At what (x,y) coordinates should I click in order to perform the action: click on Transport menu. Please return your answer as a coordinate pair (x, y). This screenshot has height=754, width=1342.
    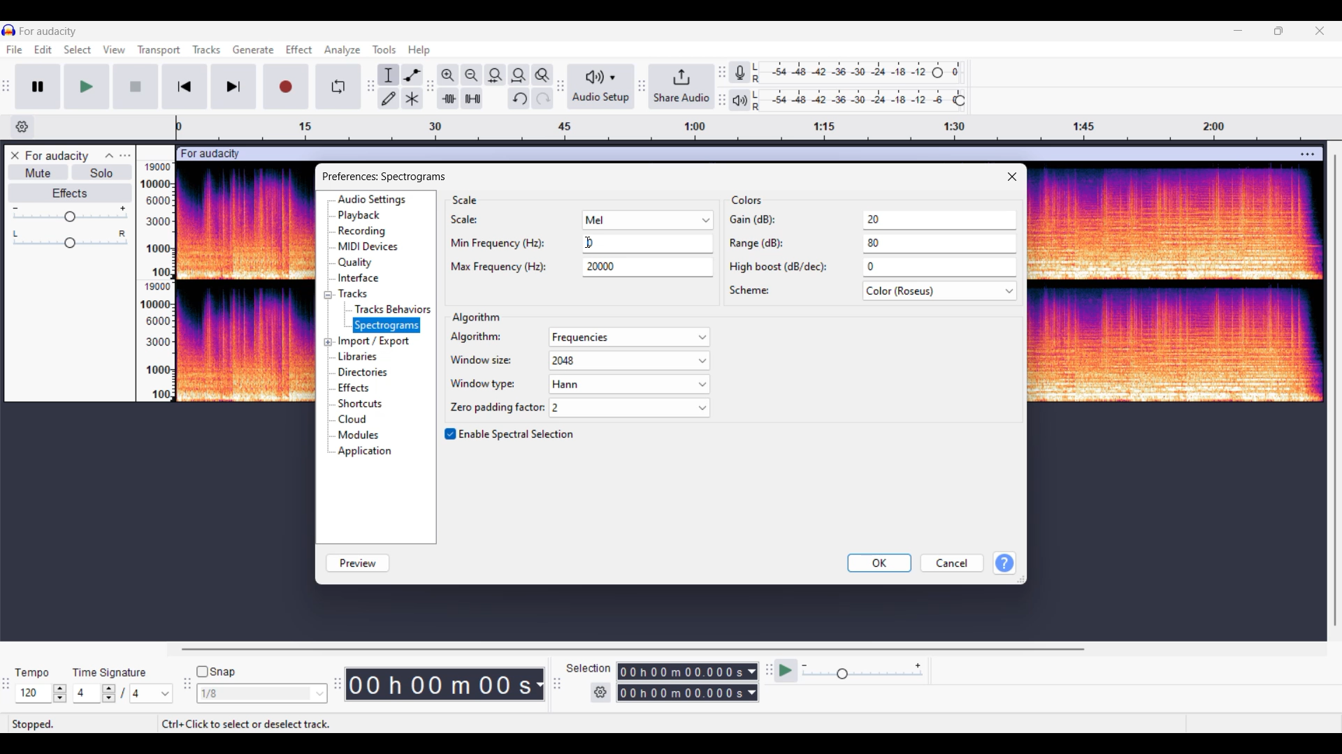
    Looking at the image, I should click on (159, 51).